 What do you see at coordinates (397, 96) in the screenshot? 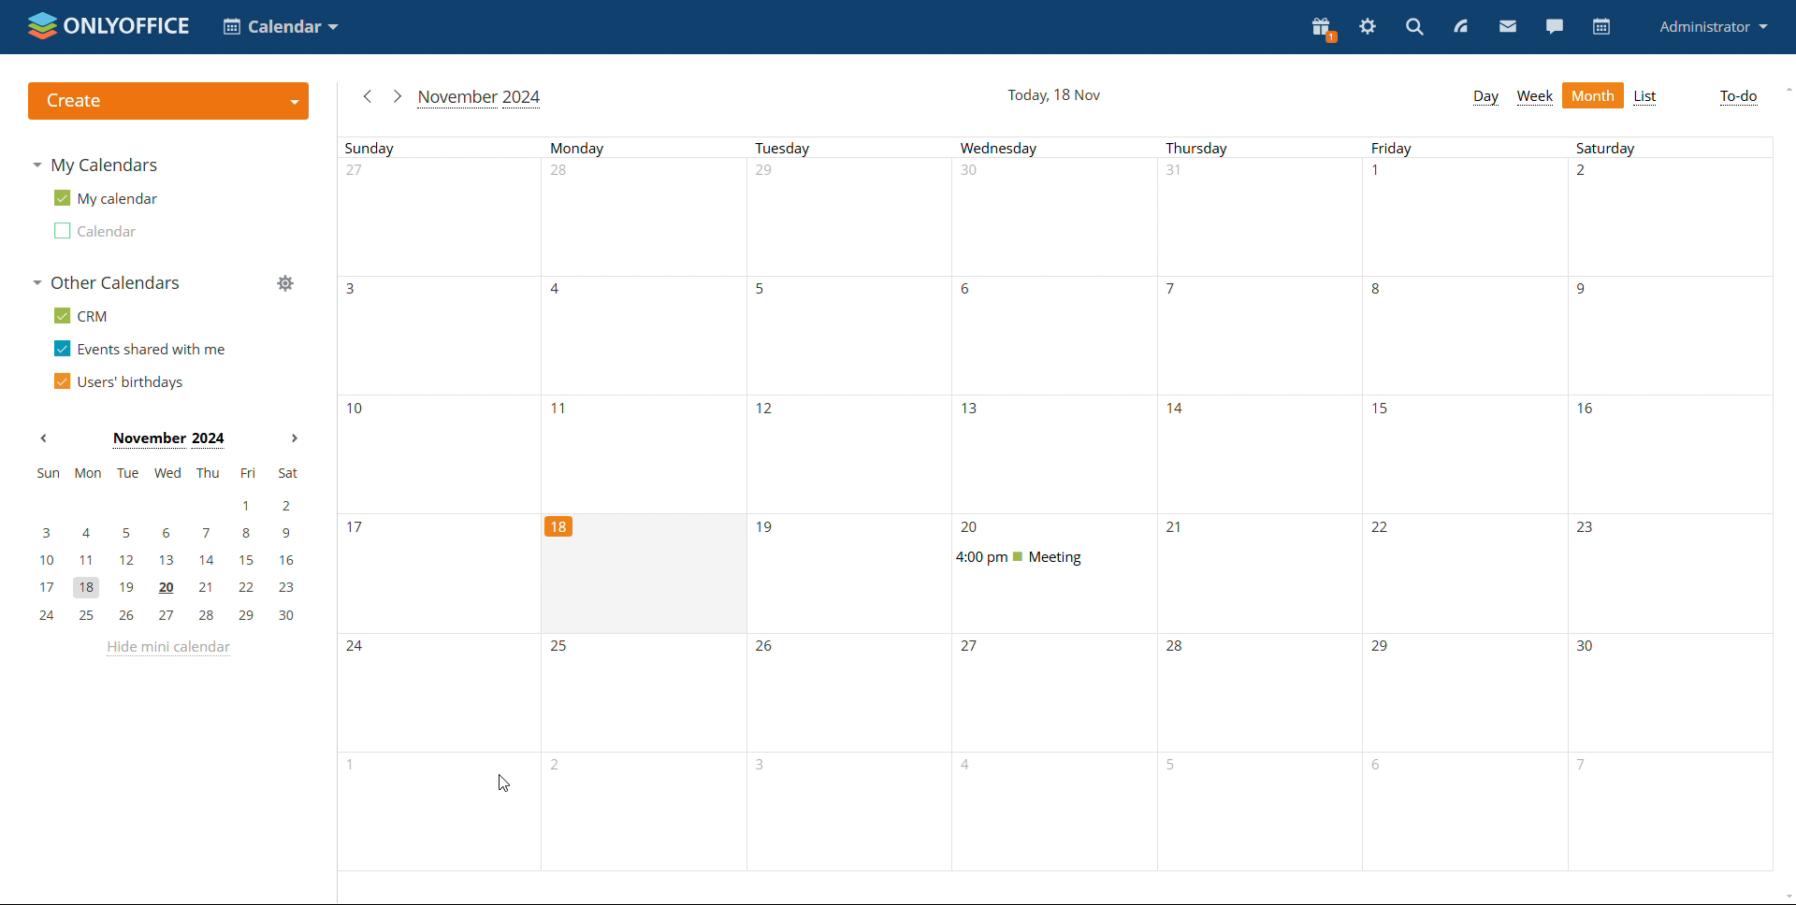
I see `next month` at bounding box center [397, 96].